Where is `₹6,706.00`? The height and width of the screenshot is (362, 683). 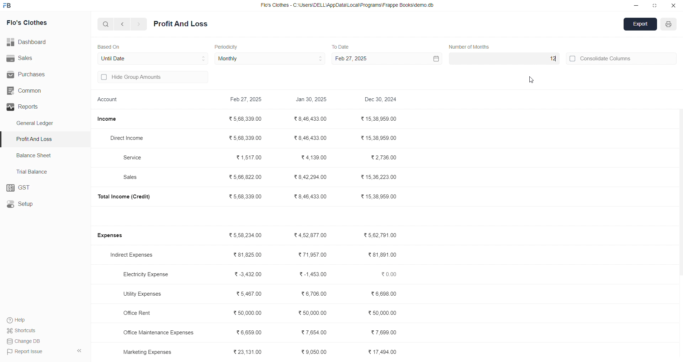
₹6,706.00 is located at coordinates (314, 295).